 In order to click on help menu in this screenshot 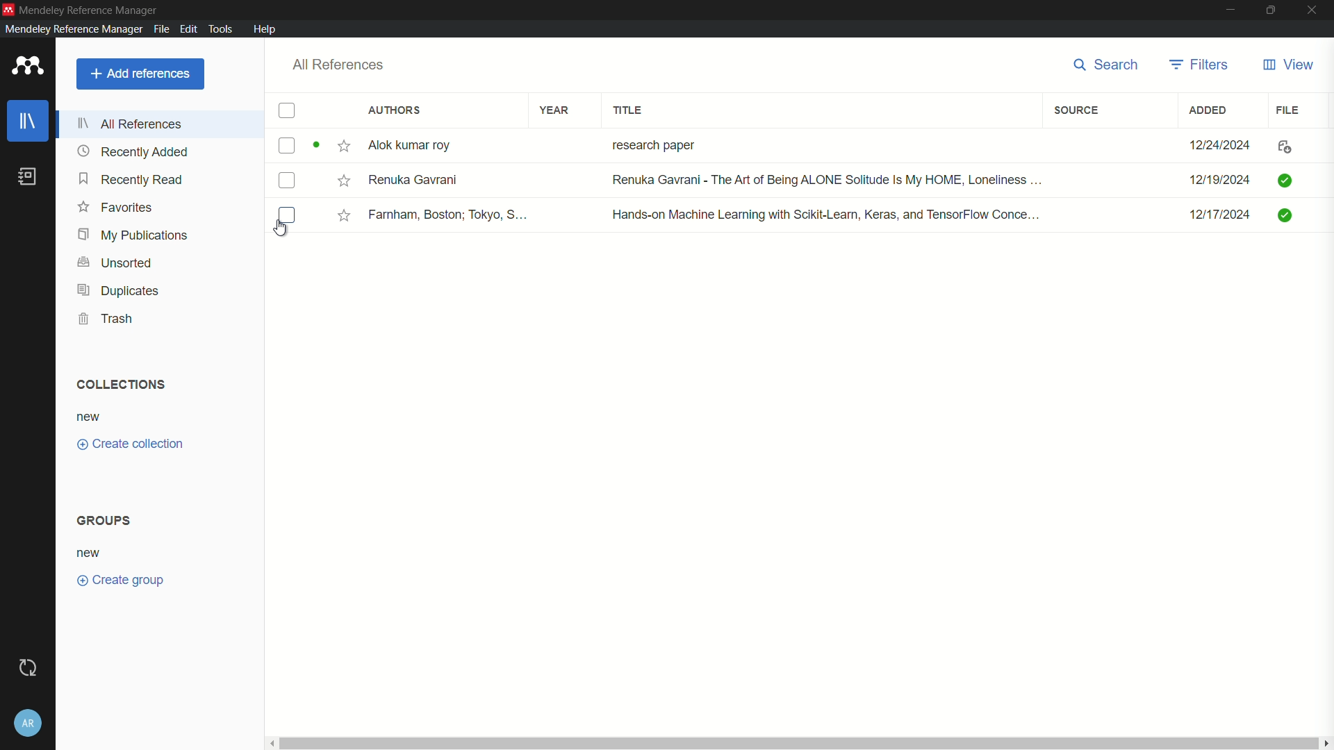, I will do `click(267, 29)`.